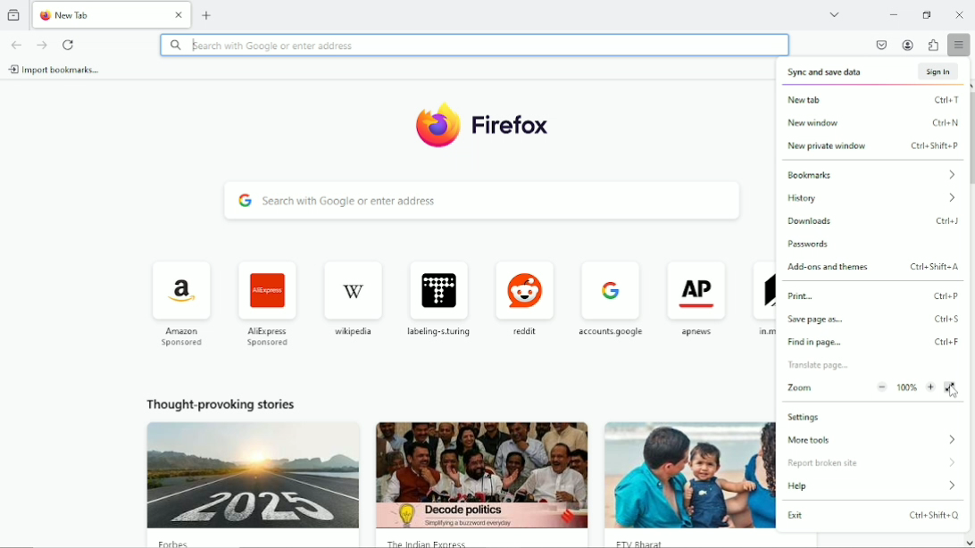 This screenshot has width=975, height=548. Describe the element at coordinates (207, 14) in the screenshot. I see `new tab` at that location.